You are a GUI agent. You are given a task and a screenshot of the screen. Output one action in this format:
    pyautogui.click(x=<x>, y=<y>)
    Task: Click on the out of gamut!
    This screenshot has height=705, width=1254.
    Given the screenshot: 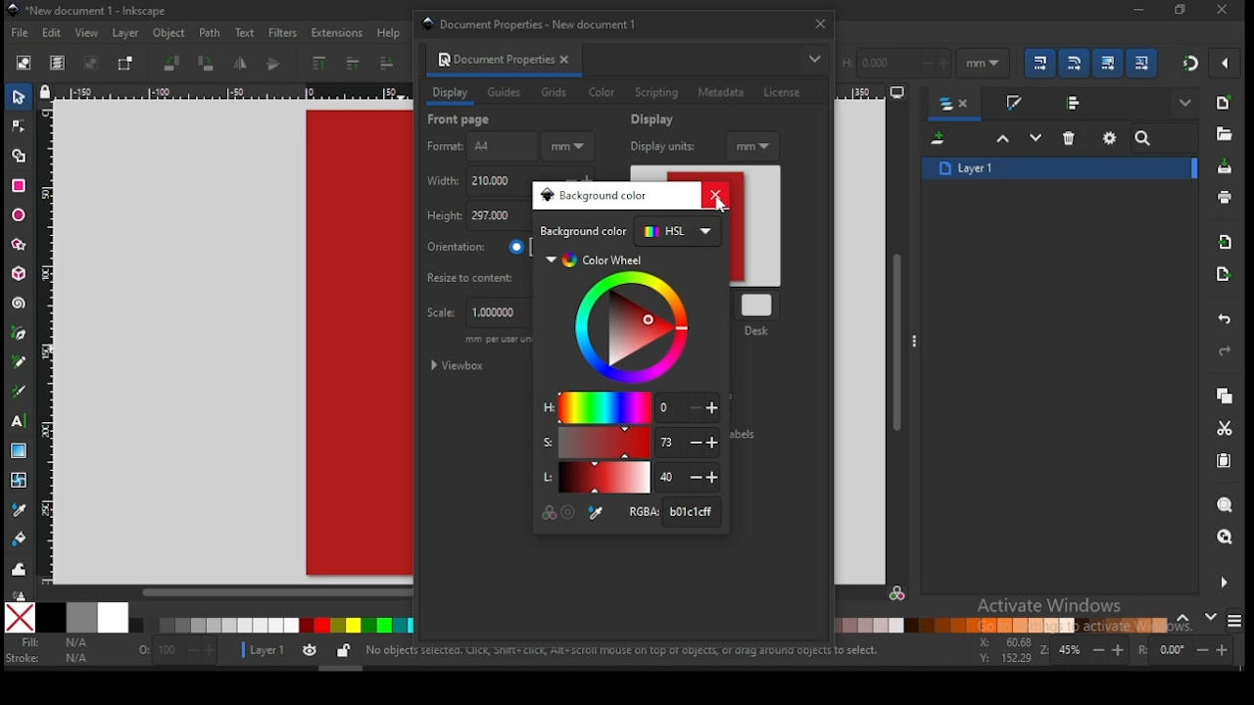 What is the action you would take?
    pyautogui.click(x=568, y=512)
    